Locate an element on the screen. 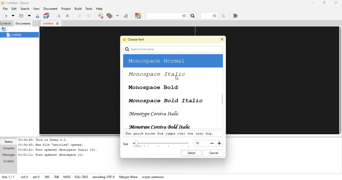 This screenshot has height=180, width=342. new from template is located at coordinates (13, 15).